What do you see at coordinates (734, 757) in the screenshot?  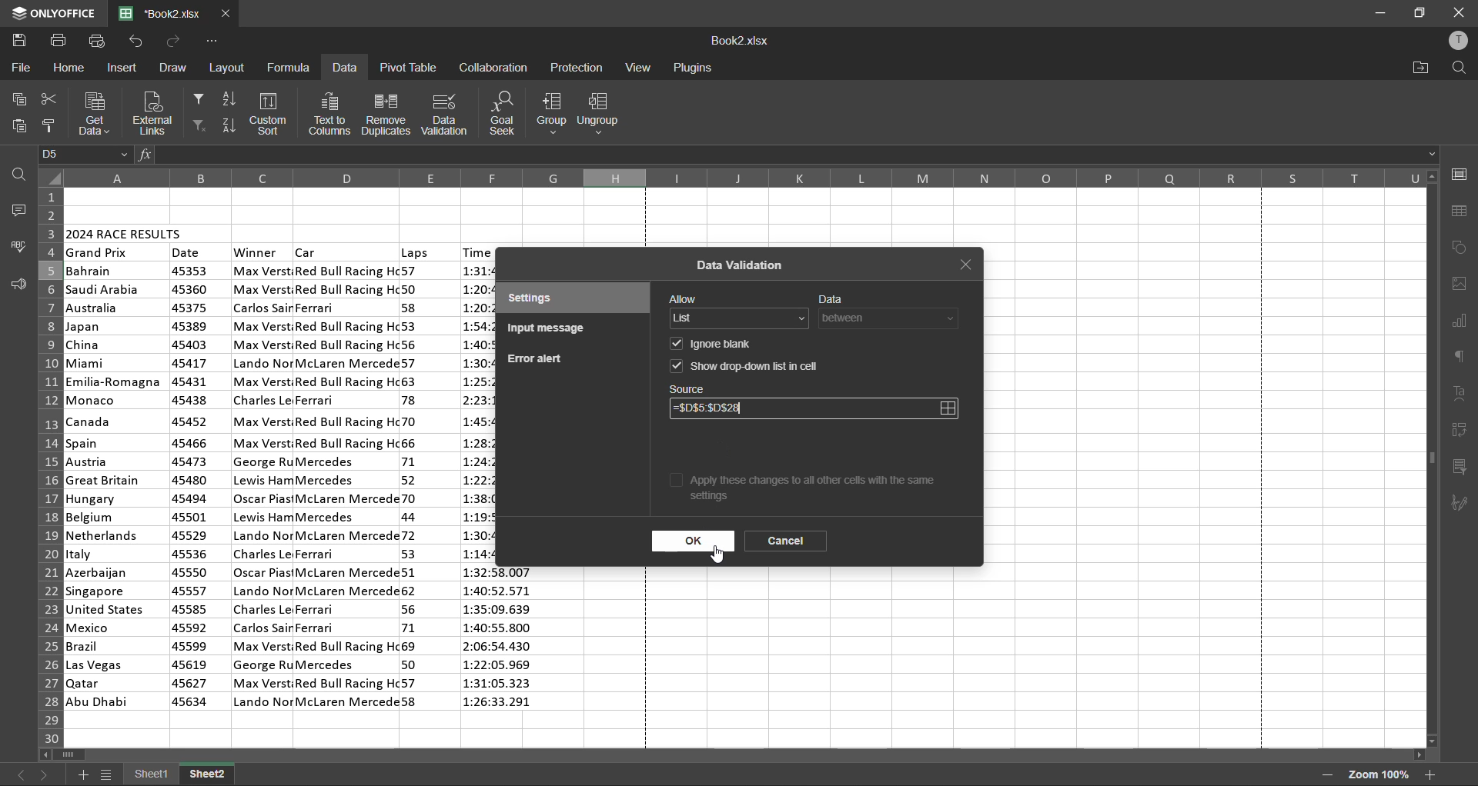 I see `scrollbar` at bounding box center [734, 757].